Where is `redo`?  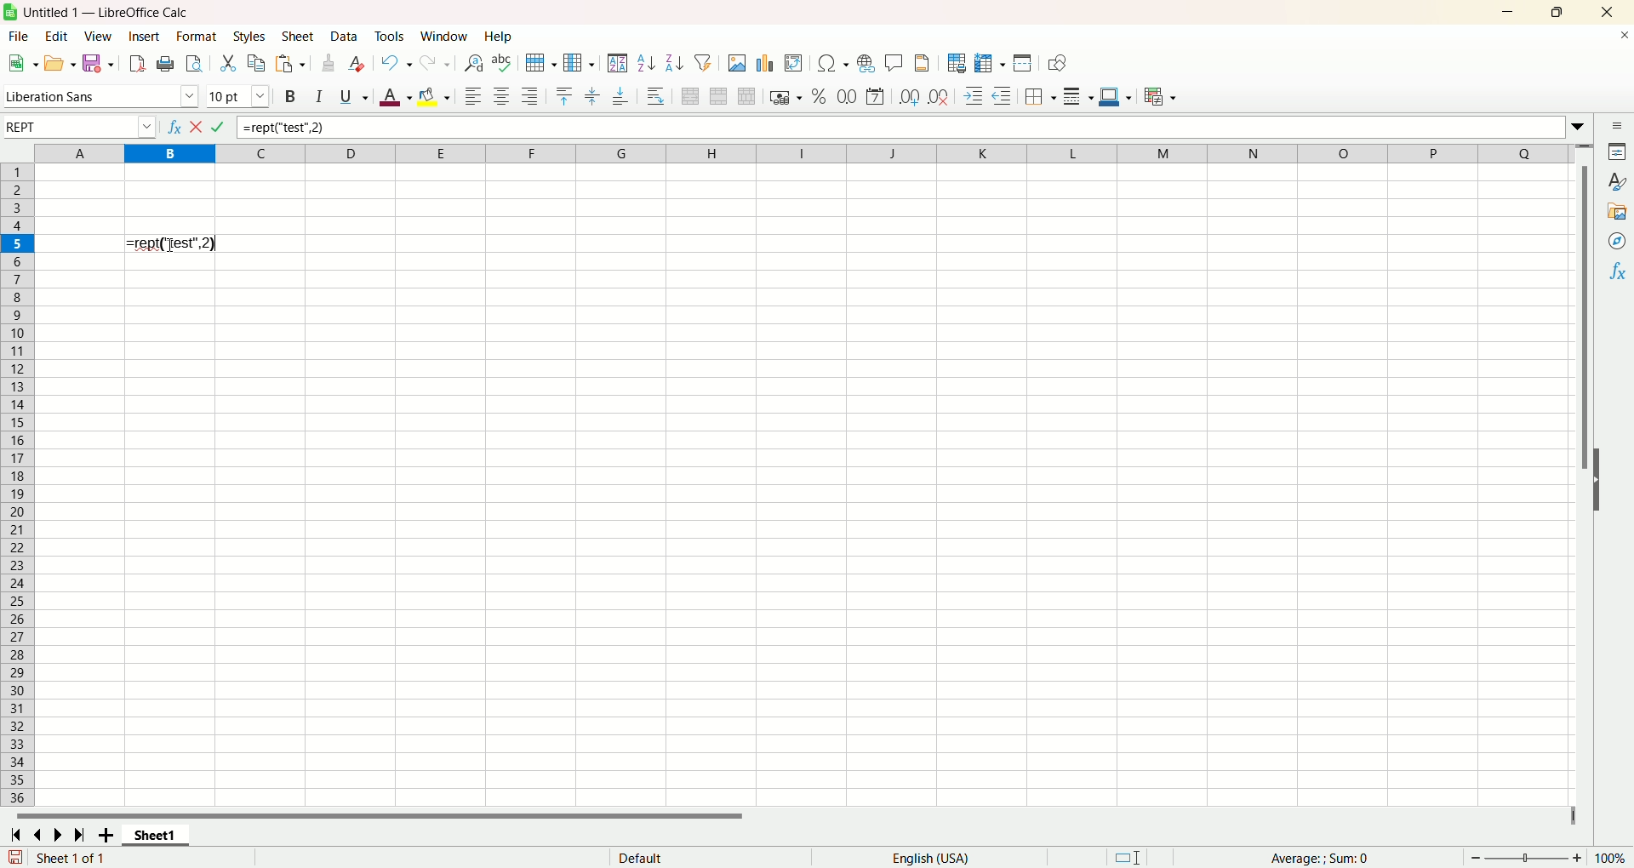
redo is located at coordinates (435, 63).